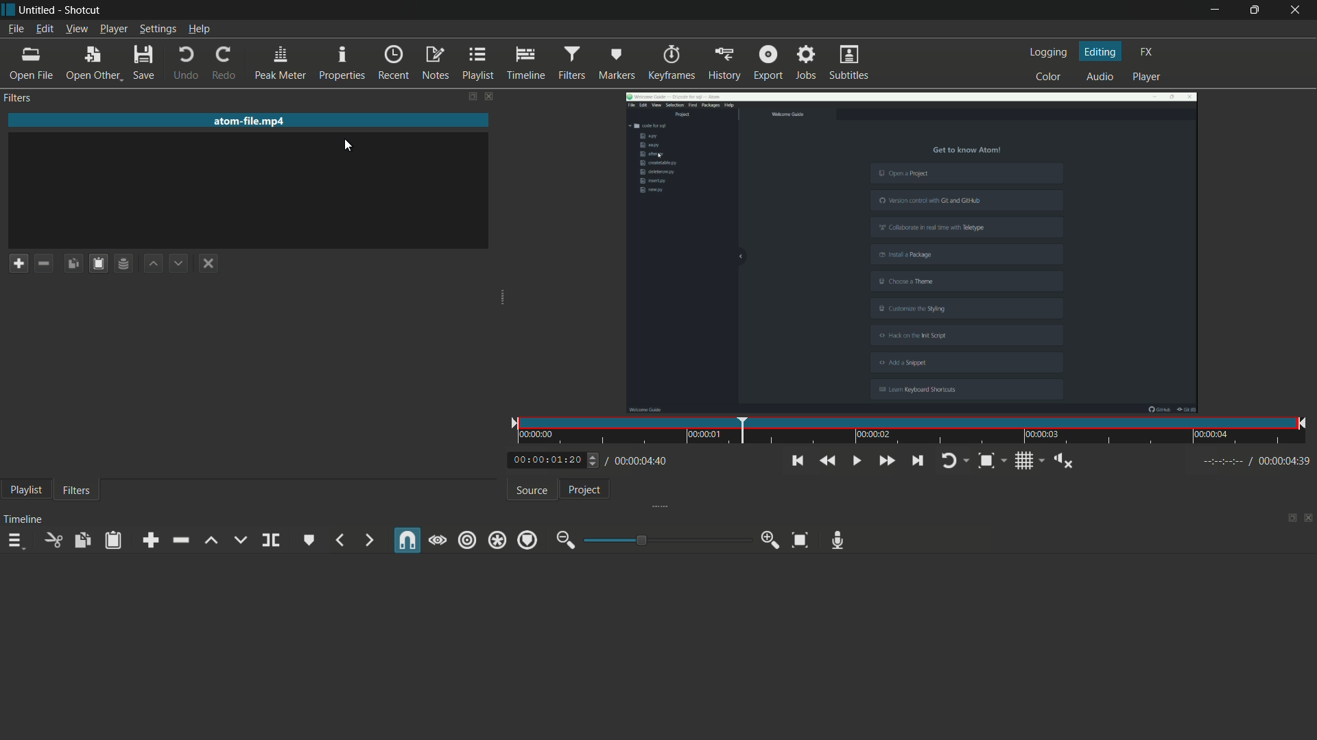 This screenshot has width=1317, height=740. What do you see at coordinates (185, 63) in the screenshot?
I see `undo` at bounding box center [185, 63].